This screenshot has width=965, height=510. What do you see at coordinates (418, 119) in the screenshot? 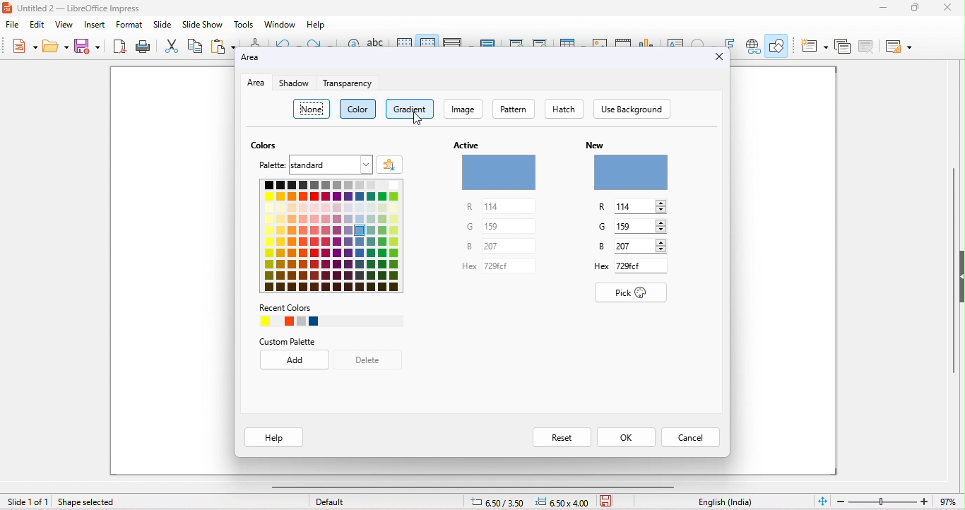
I see `cursor movement` at bounding box center [418, 119].